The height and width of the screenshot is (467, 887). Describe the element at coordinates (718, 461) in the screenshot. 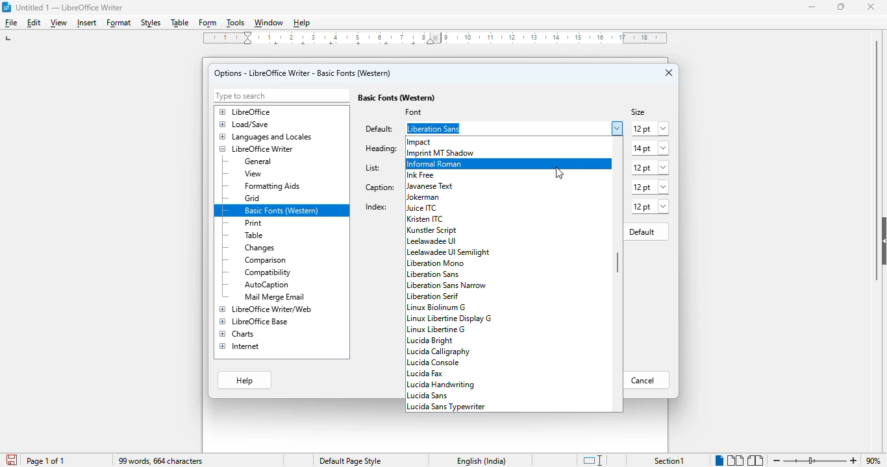

I see `single page view` at that location.